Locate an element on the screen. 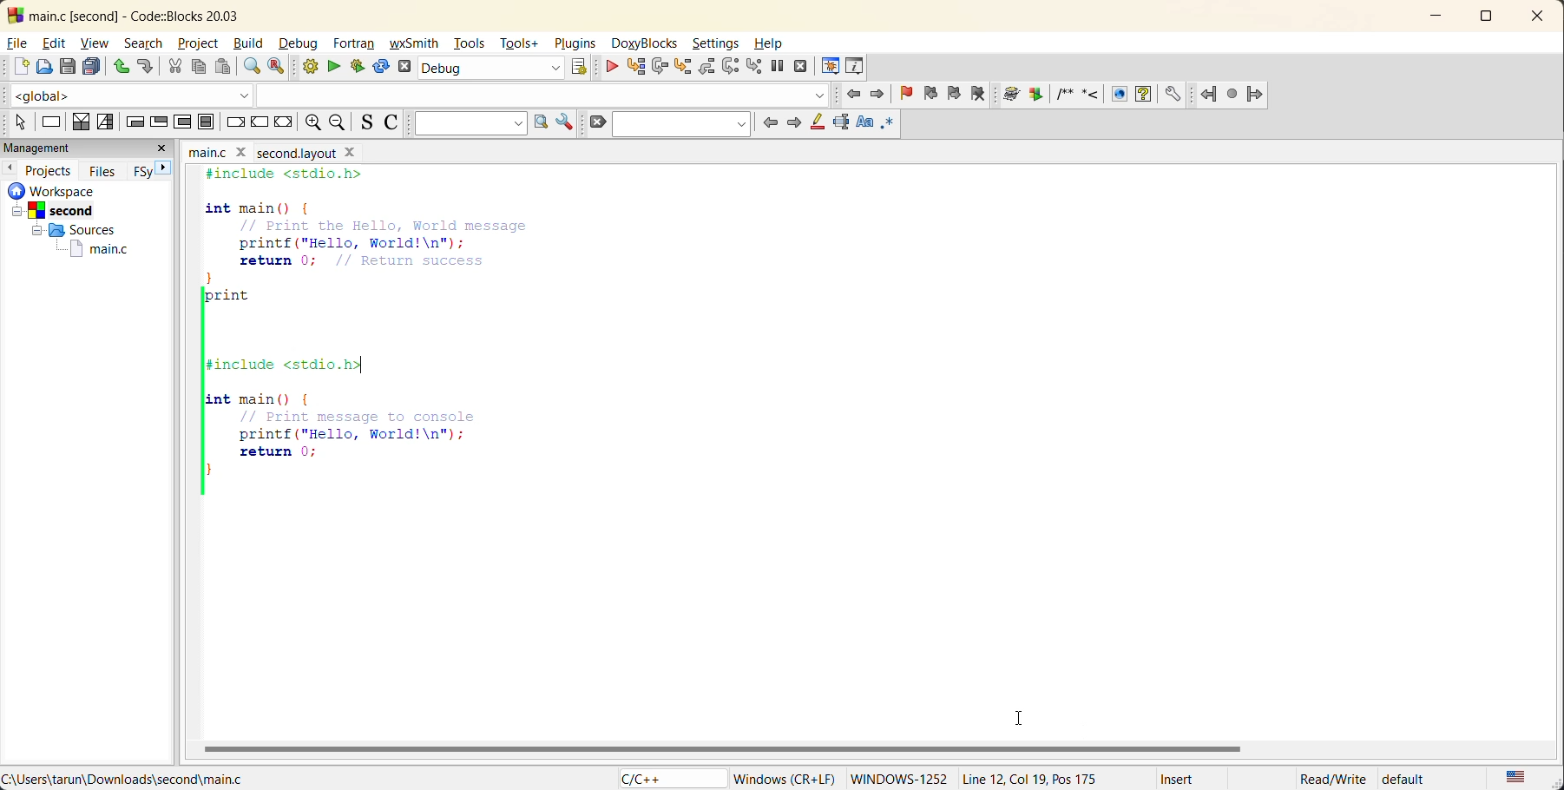 The image size is (1564, 790). new is located at coordinates (16, 67).